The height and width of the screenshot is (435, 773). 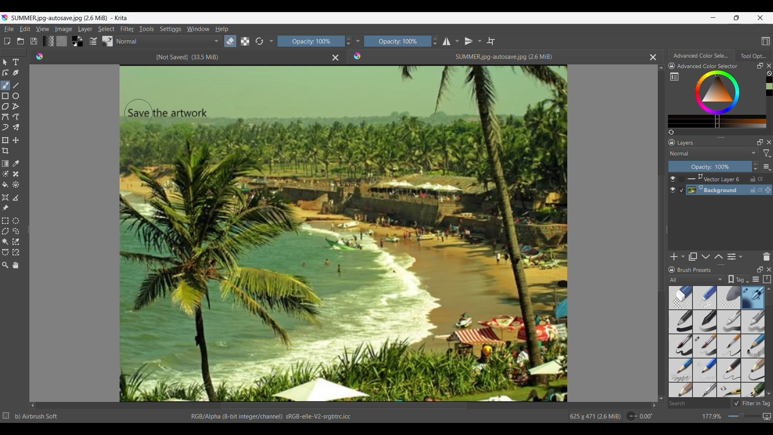 What do you see at coordinates (5, 197) in the screenshot?
I see `Assistant tool` at bounding box center [5, 197].